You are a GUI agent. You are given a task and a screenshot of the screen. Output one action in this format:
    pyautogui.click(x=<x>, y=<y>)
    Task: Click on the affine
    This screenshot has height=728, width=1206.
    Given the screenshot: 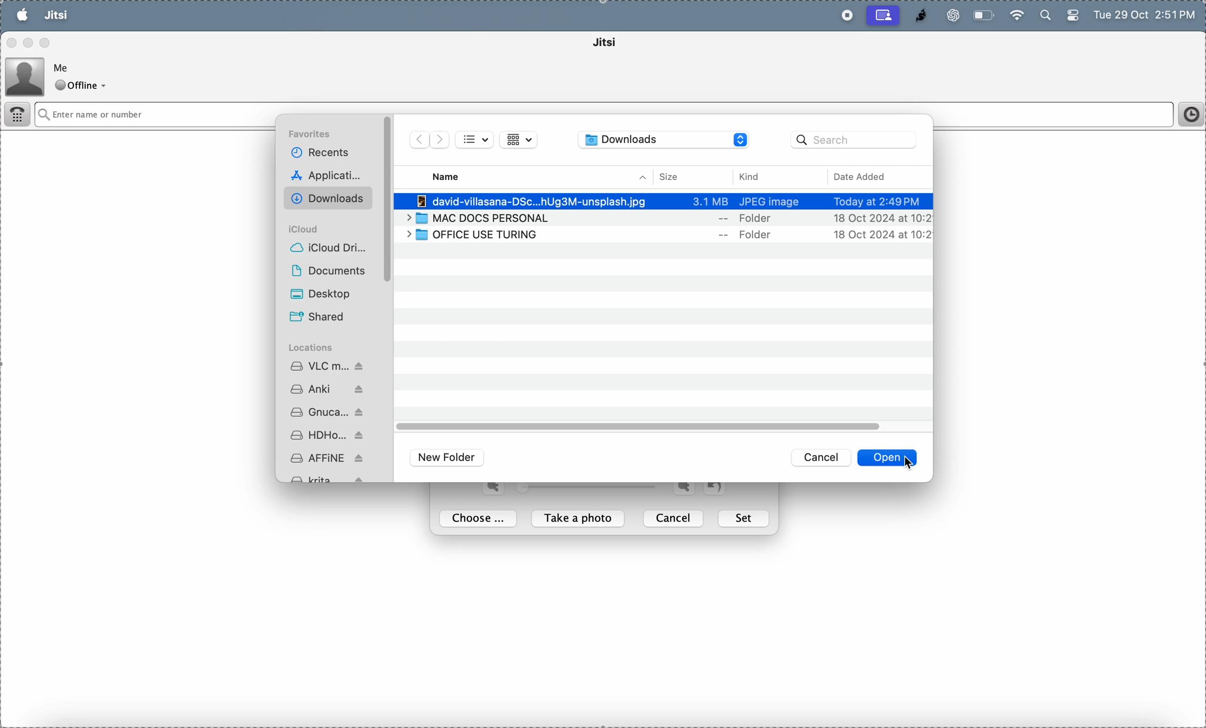 What is the action you would take?
    pyautogui.click(x=326, y=458)
    